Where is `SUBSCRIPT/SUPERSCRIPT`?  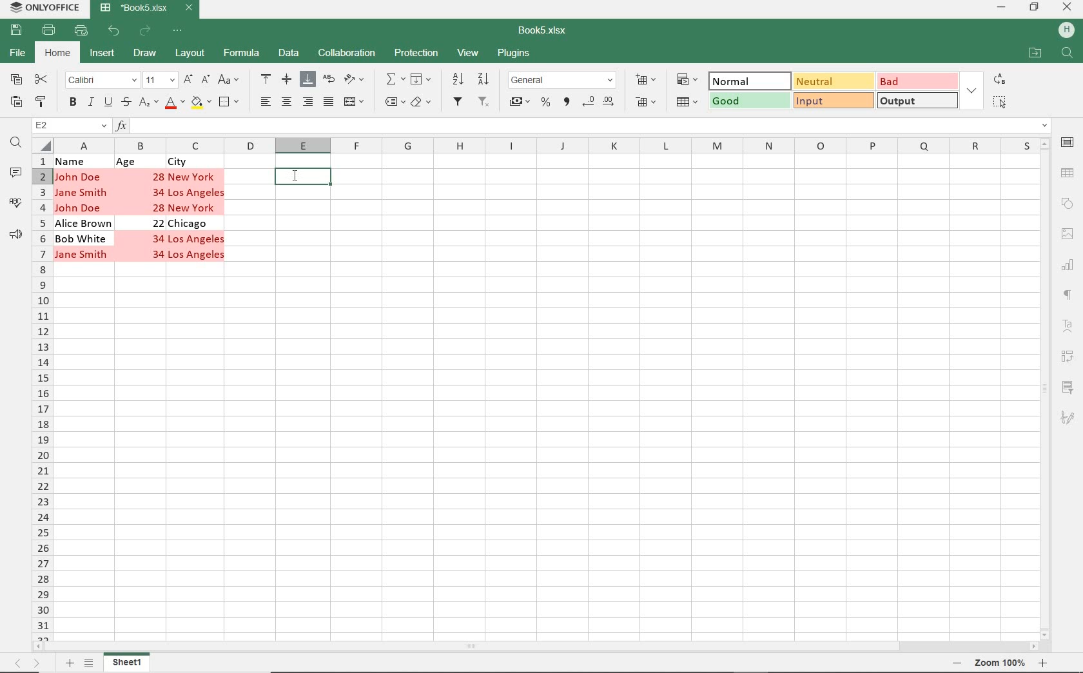 SUBSCRIPT/SUPERSCRIPT is located at coordinates (148, 104).